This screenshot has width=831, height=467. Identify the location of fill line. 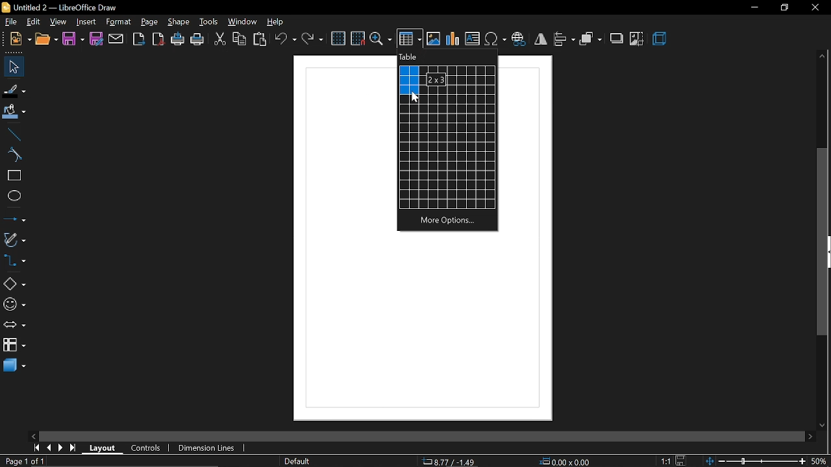
(15, 91).